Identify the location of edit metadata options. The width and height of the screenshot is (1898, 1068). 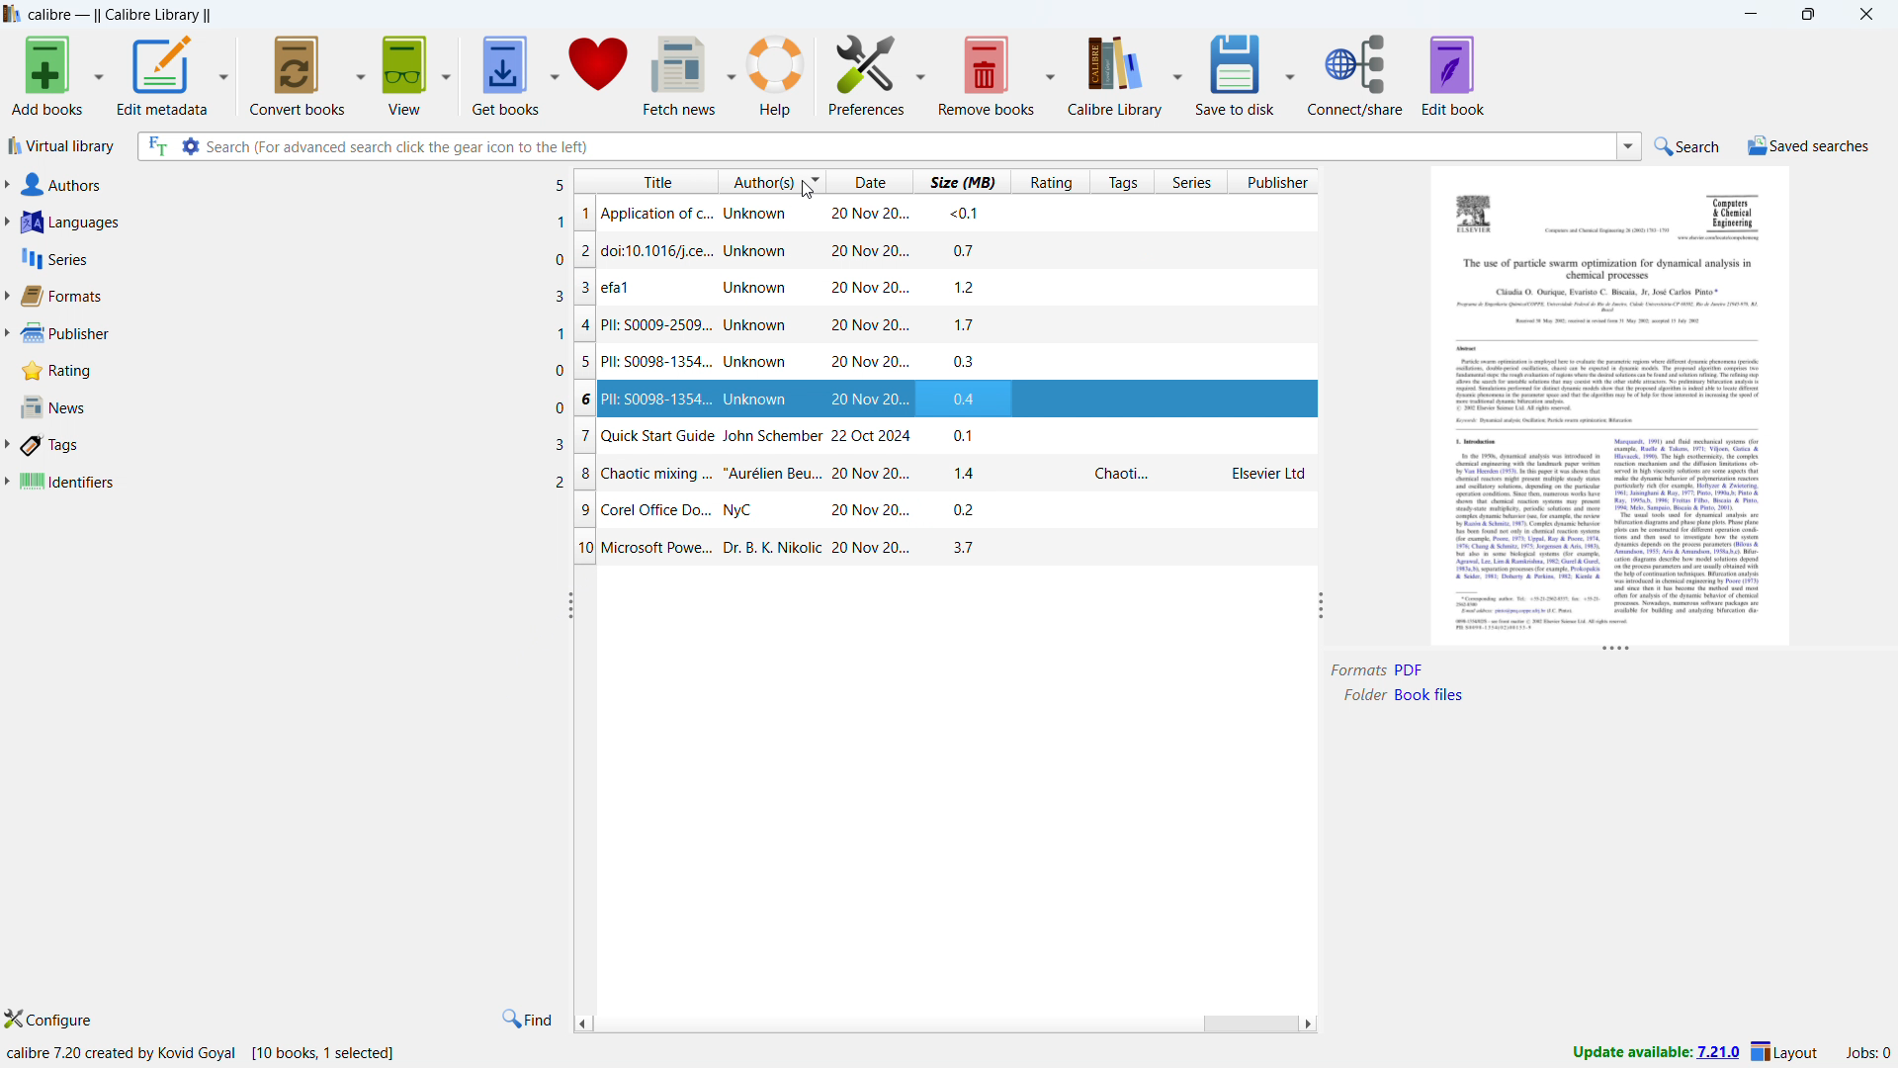
(223, 77).